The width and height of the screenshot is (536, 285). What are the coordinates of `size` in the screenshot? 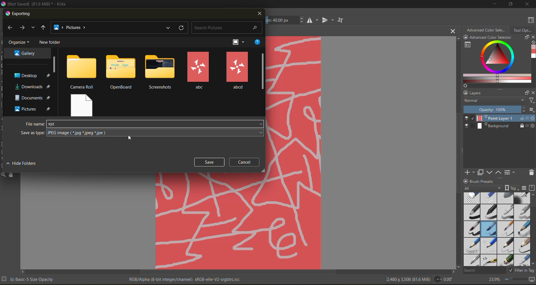 It's located at (286, 20).